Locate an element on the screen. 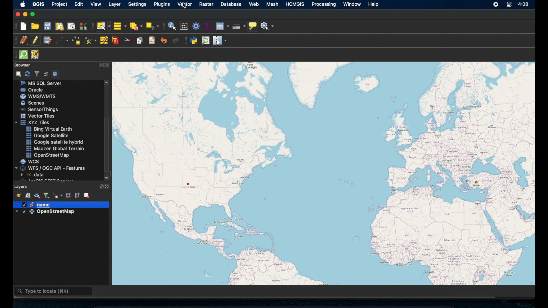 The image size is (548, 308). browser is located at coordinates (21, 64).